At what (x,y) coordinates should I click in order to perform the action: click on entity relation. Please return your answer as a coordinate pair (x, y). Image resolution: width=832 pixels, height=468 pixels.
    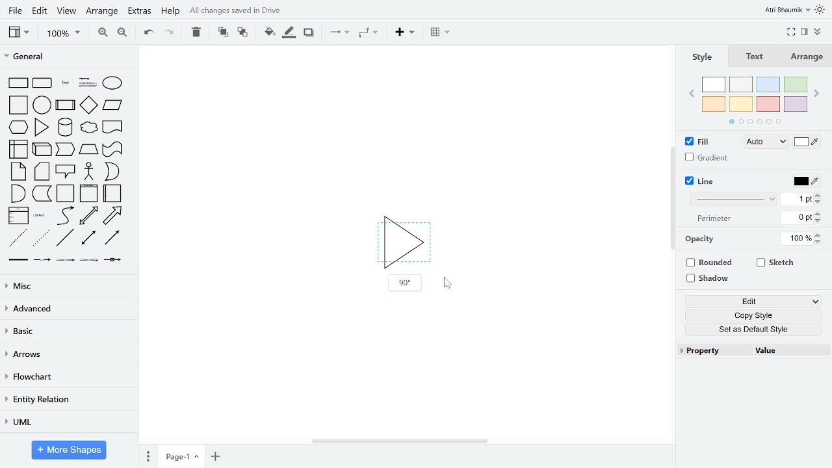
    Looking at the image, I should click on (67, 399).